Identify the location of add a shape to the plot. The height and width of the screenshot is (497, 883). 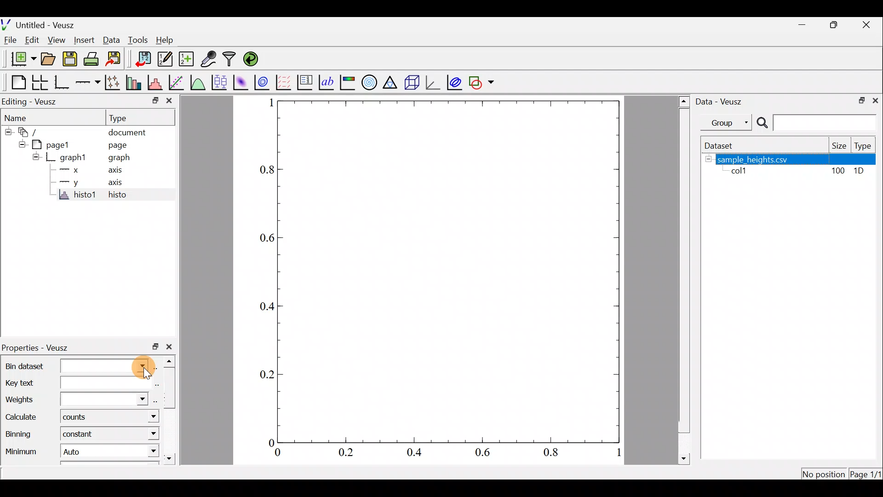
(482, 81).